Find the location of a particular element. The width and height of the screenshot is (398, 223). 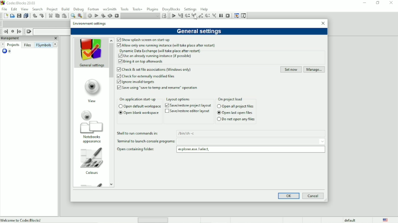

Abort is located at coordinates (116, 16).